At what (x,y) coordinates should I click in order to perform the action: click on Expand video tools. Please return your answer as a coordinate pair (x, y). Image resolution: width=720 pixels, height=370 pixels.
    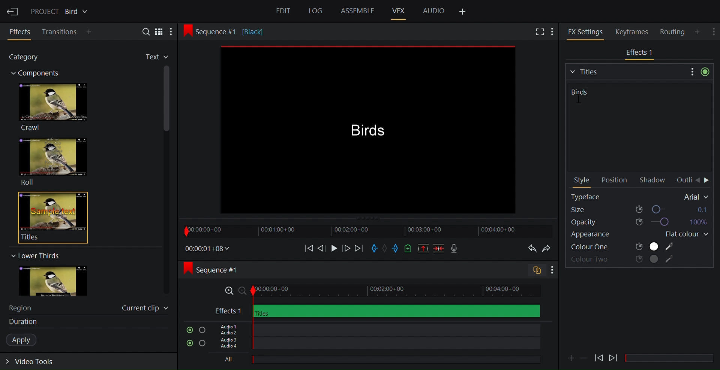
    Looking at the image, I should click on (34, 363).